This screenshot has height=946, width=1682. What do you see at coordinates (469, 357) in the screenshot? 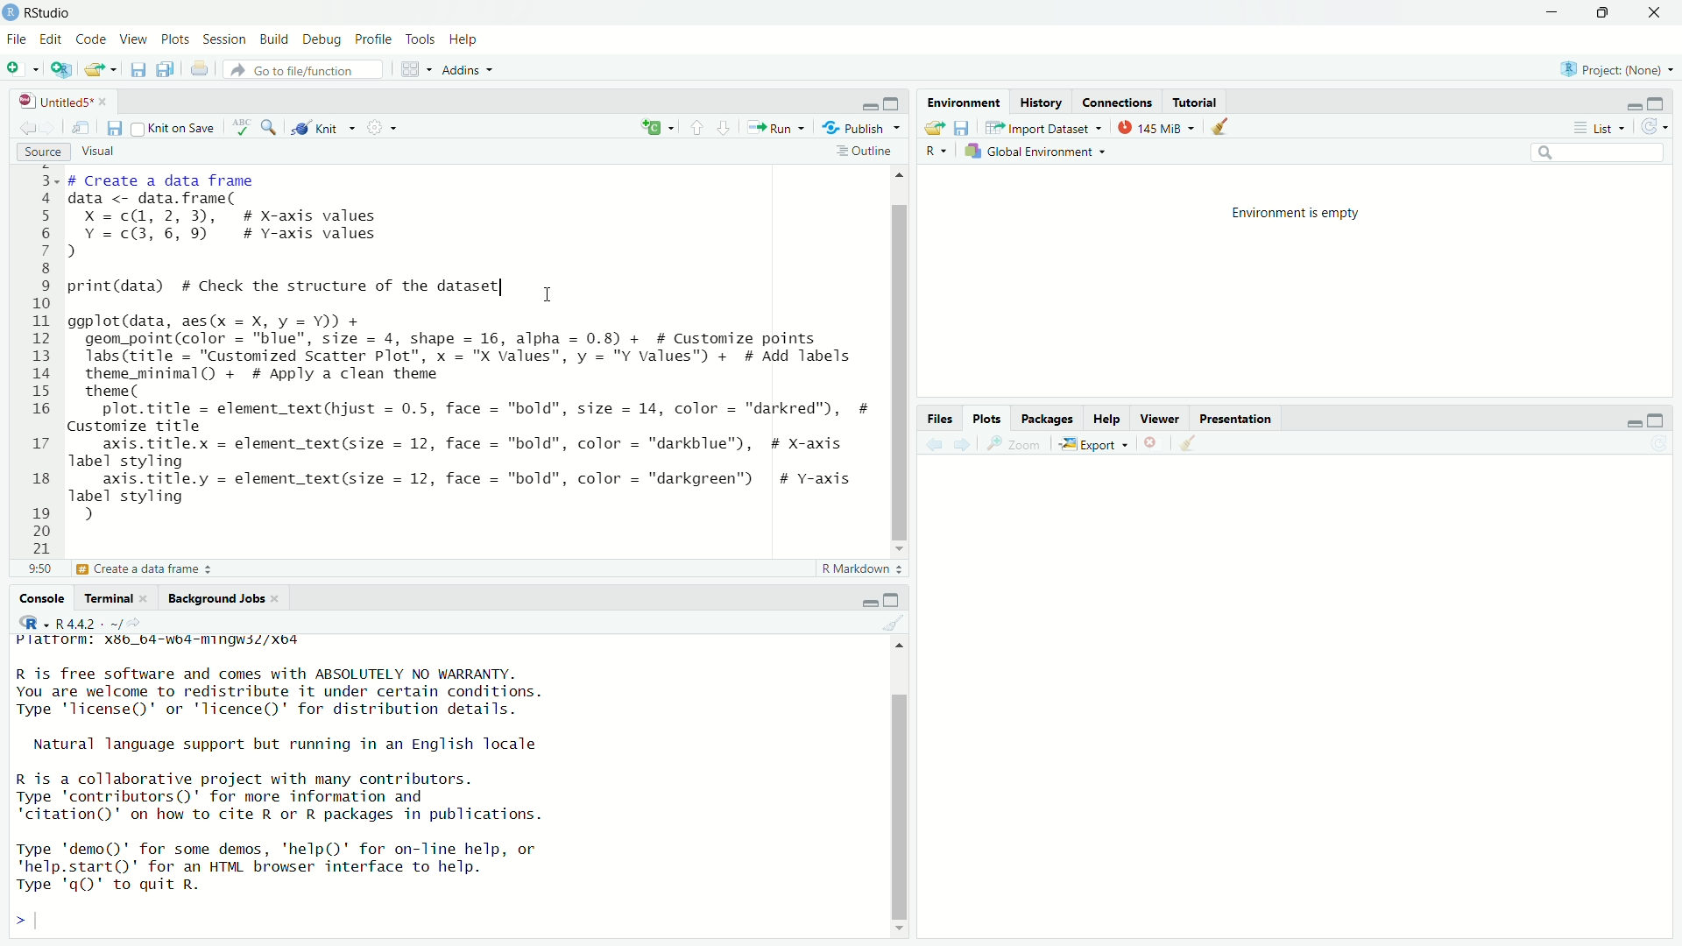
I see `# Create a data frame
data <- data.frame(
X =c@, 2, 3), # X-axis values
Y =c@, 6, 9) # Y-axis values
d
print(data) # Check the structure of the dataset 1
ggplot(data, aes(x = X, y = Y)) +
geom_point(color = "blue", size = 4, shape = 16, alpha = 0.8) + # Customize points
labs (title = "Customized Scatter Plot", x = "X values", y = "Y values") + # Add labels
theme_minimal() + # Apply a clean theme
theme (
plot.title = element_text(hjust = 0.5, face = "bold", size = 14, color = "darkred"), #
Customize title
axis.title.x = element_text(size = 12, face = "bold", color = "darkblue"), # X-axis
label styling
axis.title.y = element_text(size = 12, face = "bold", color = "darkgreen") # Y-axis
label styling
d` at bounding box center [469, 357].